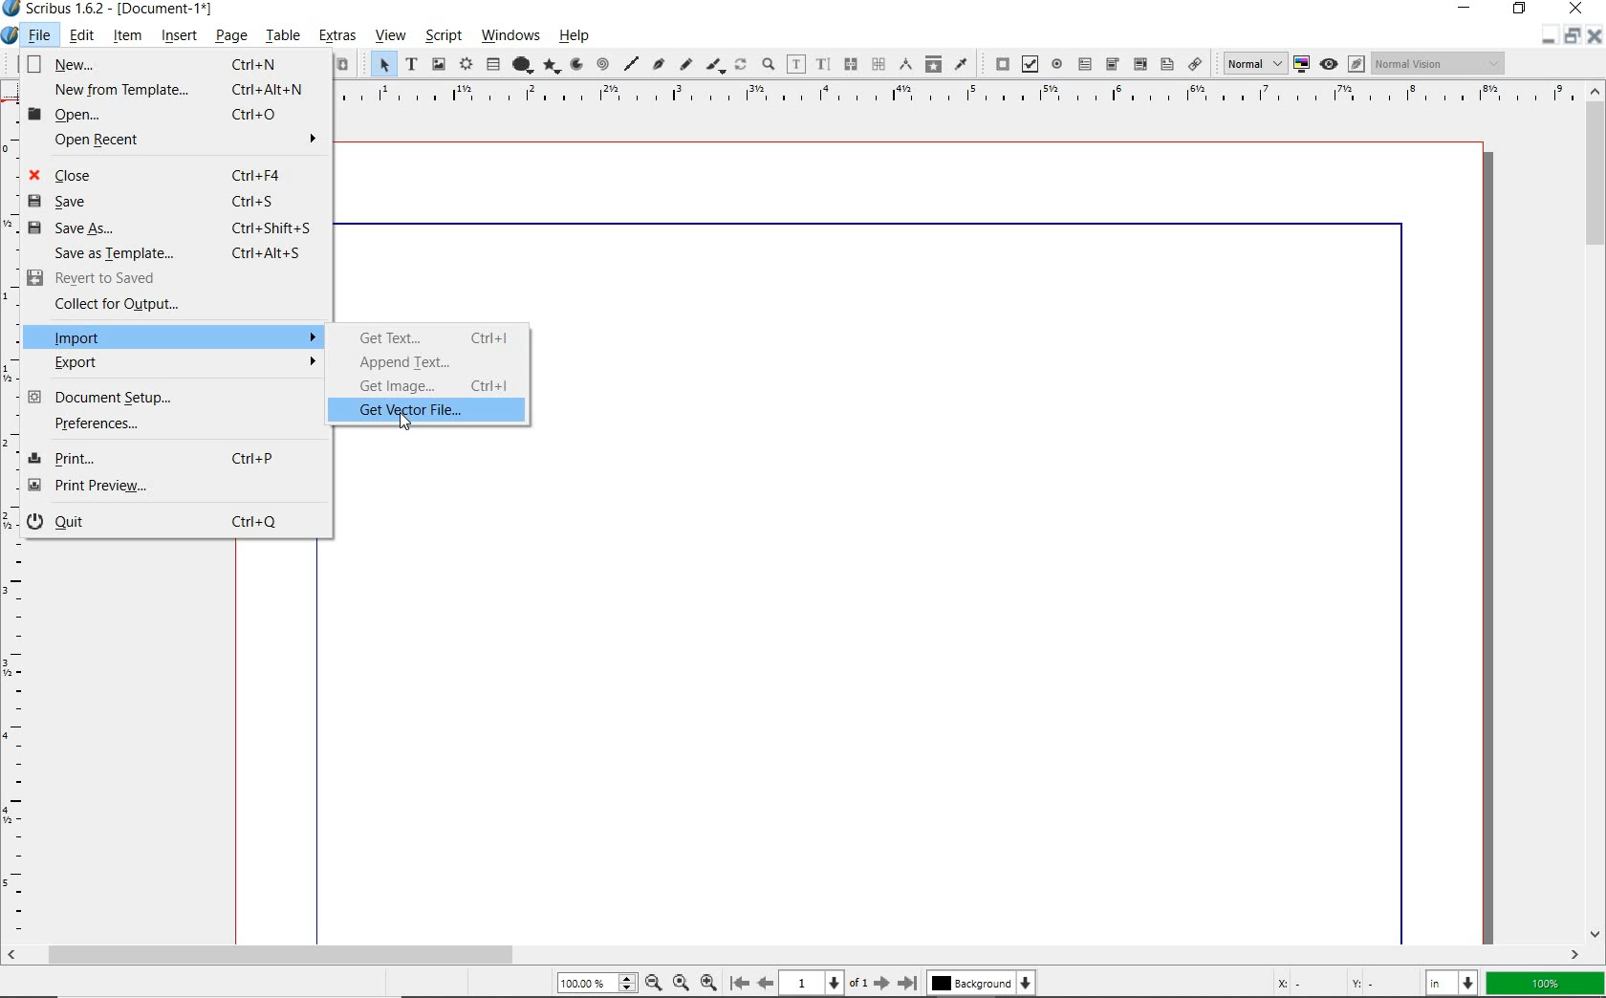 This screenshot has width=1606, height=998. I want to click on system icon, so click(11, 35).